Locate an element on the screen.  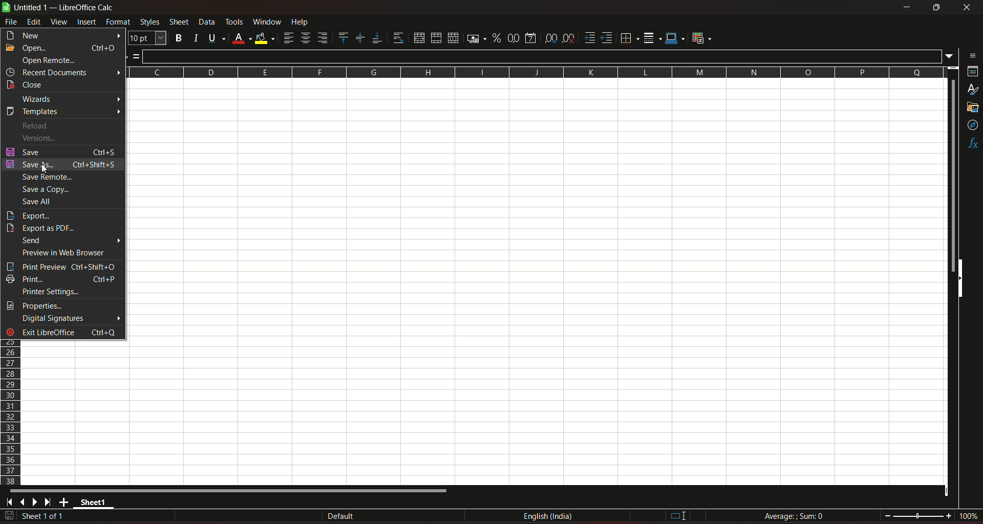
language is located at coordinates (549, 518).